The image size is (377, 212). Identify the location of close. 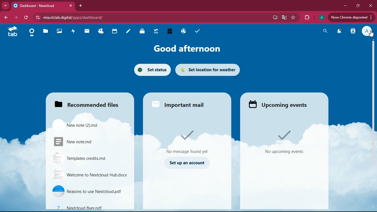
(371, 6).